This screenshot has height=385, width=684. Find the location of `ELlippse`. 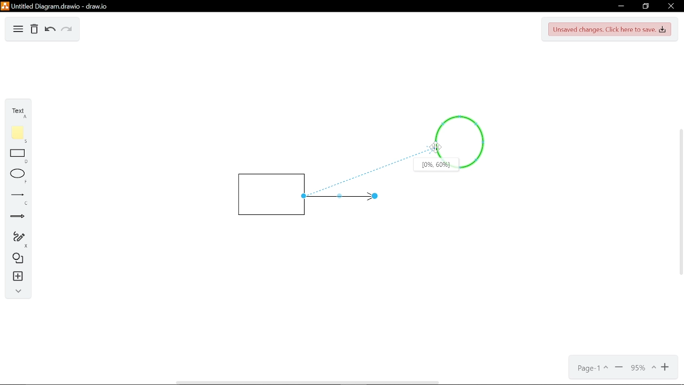

ELlippse is located at coordinates (17, 175).